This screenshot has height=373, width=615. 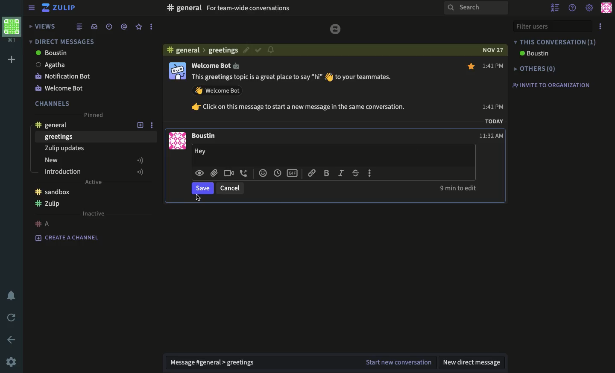 I want to click on refresh, so click(x=10, y=317).